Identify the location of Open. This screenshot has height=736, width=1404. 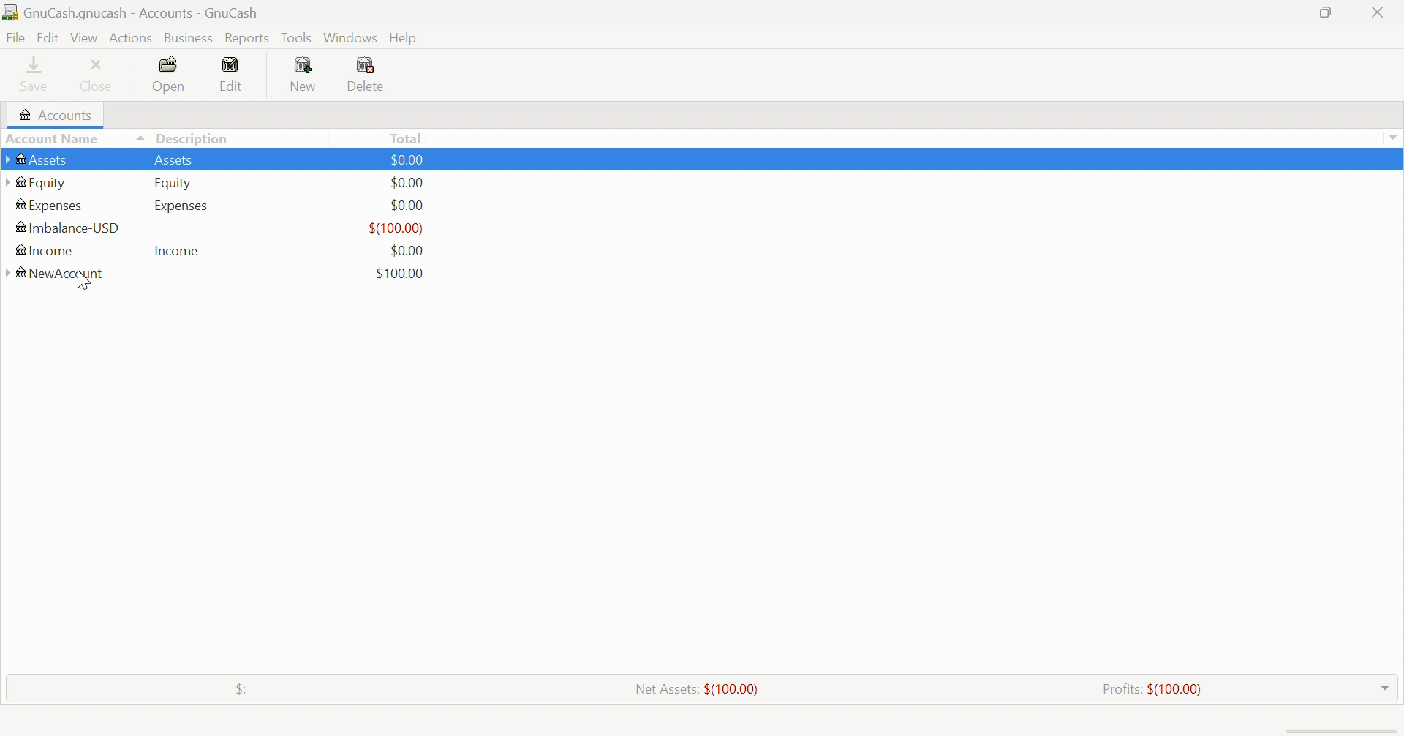
(173, 77).